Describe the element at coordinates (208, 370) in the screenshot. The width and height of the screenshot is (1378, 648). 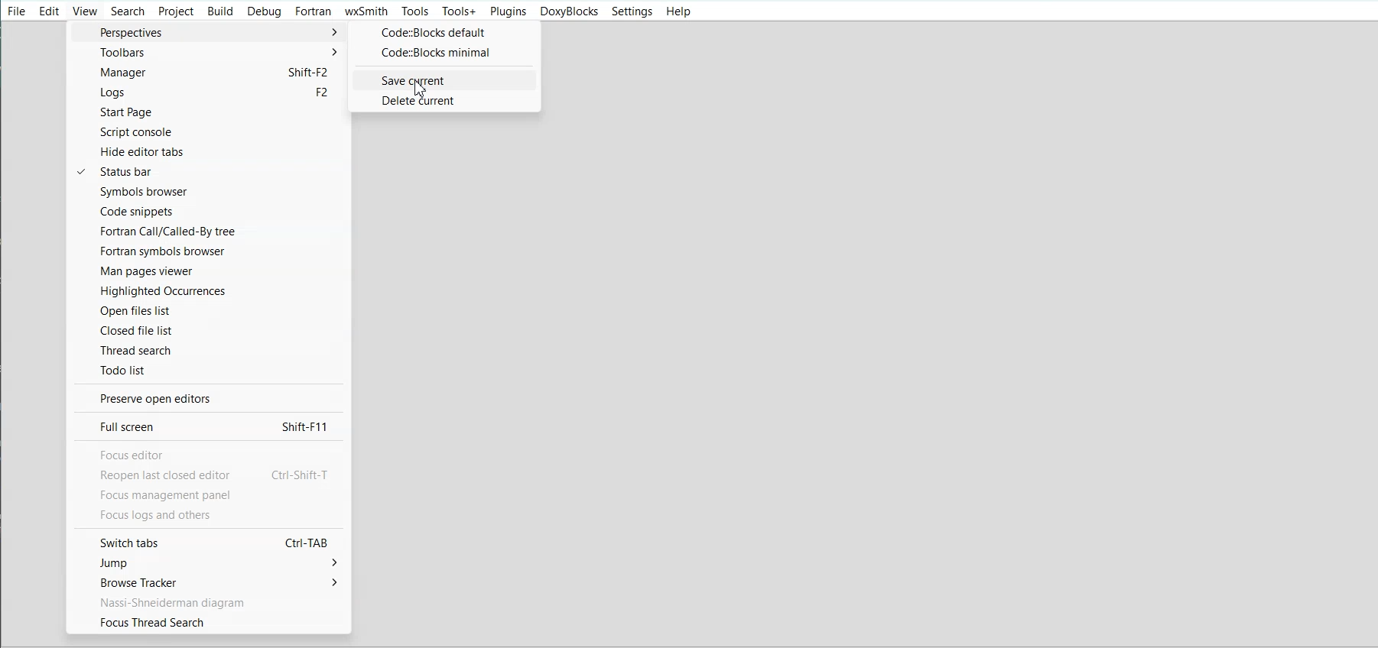
I see `Todo list` at that location.